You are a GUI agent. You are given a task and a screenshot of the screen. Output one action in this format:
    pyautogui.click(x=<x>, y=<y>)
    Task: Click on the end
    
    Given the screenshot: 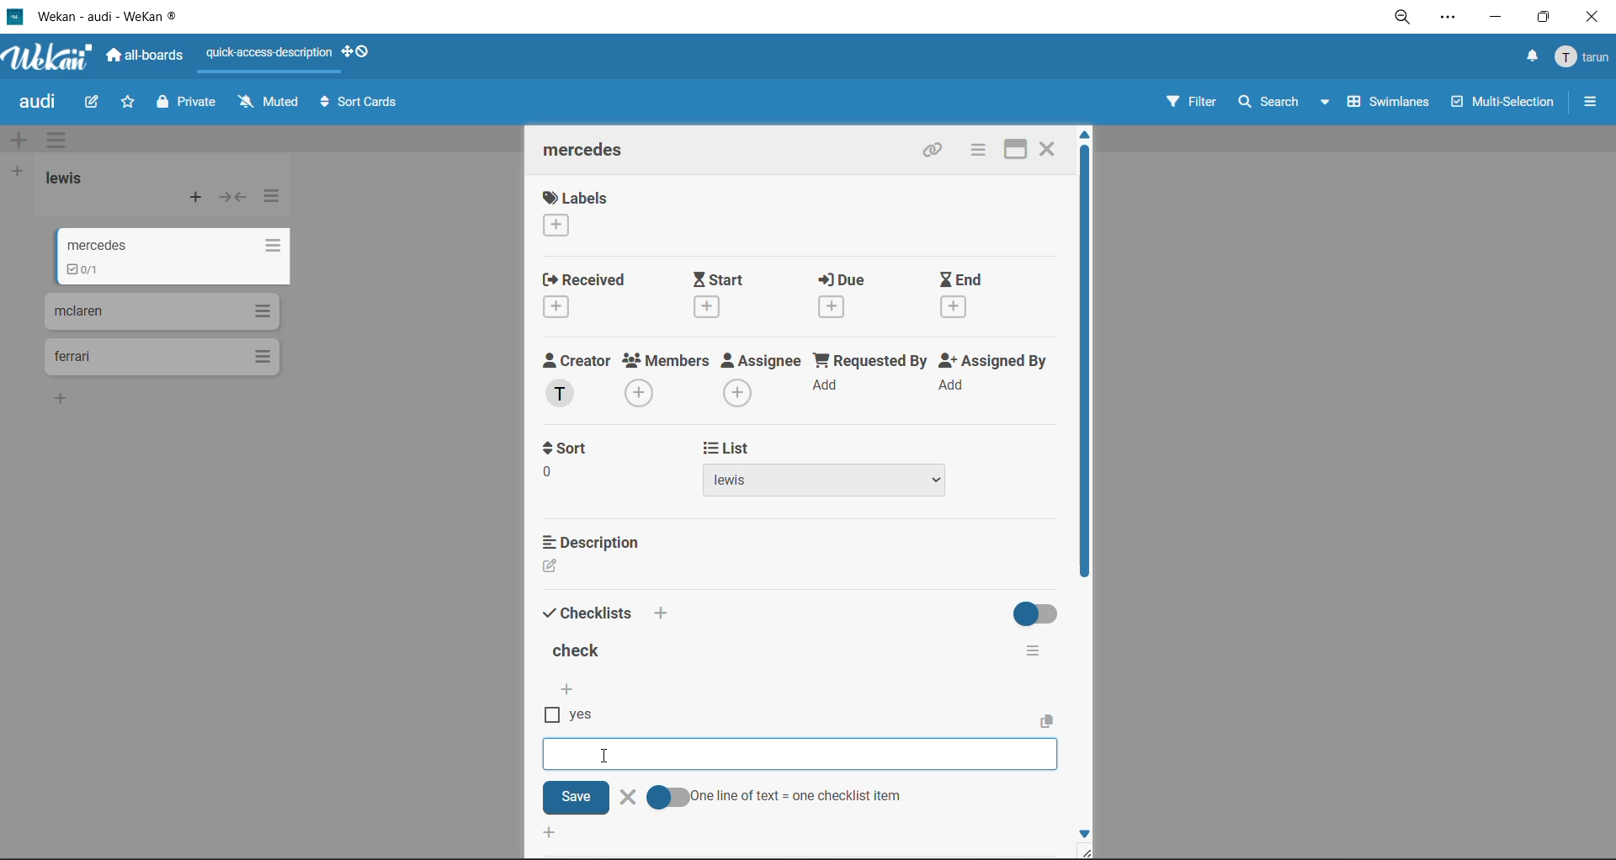 What is the action you would take?
    pyautogui.click(x=964, y=296)
    